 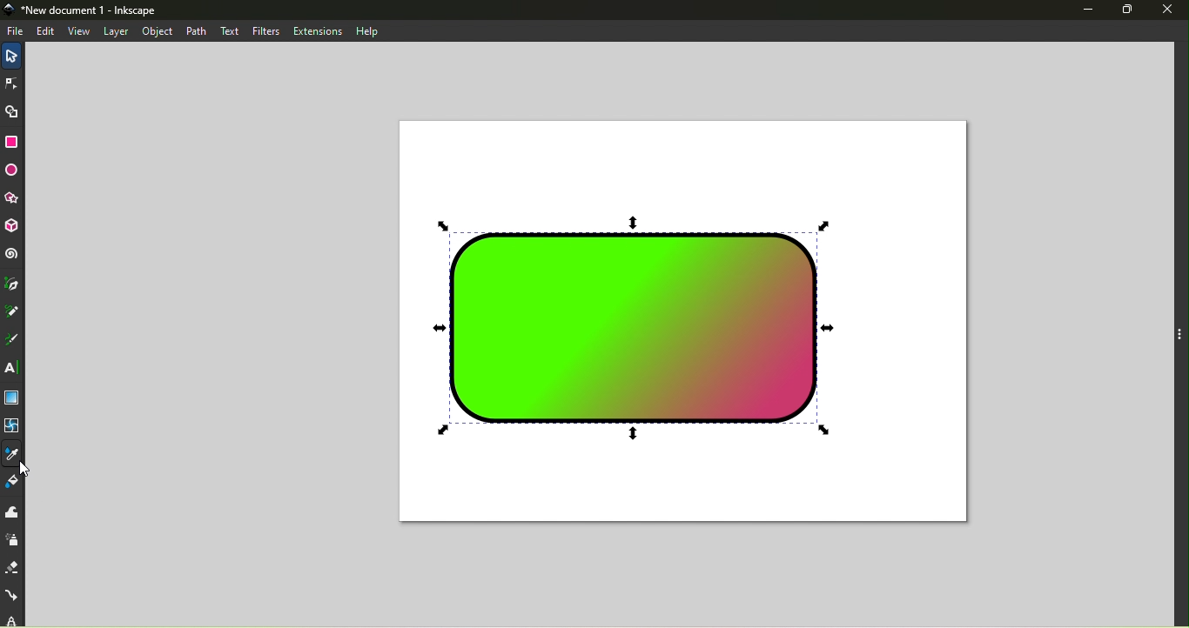 I want to click on Help, so click(x=367, y=30).